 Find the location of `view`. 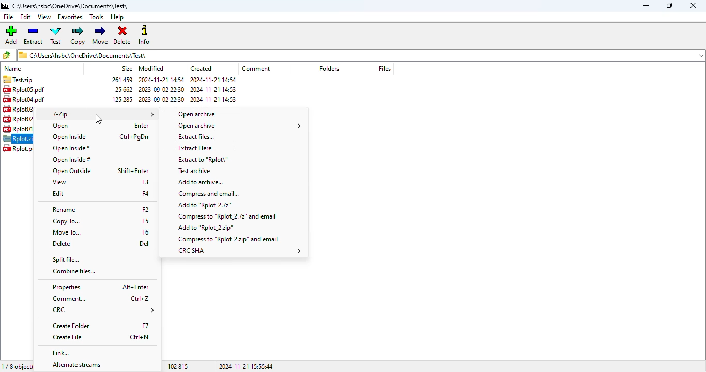

view is located at coordinates (59, 182).